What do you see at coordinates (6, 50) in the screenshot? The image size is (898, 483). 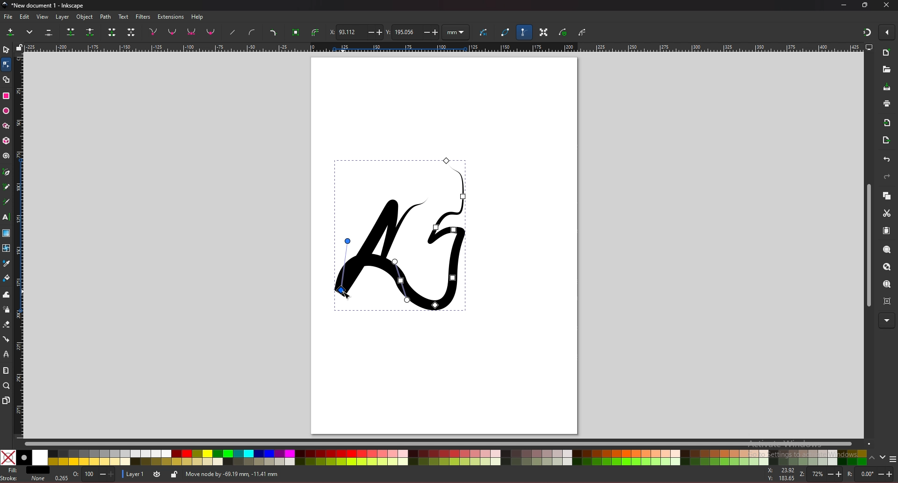 I see `selector` at bounding box center [6, 50].